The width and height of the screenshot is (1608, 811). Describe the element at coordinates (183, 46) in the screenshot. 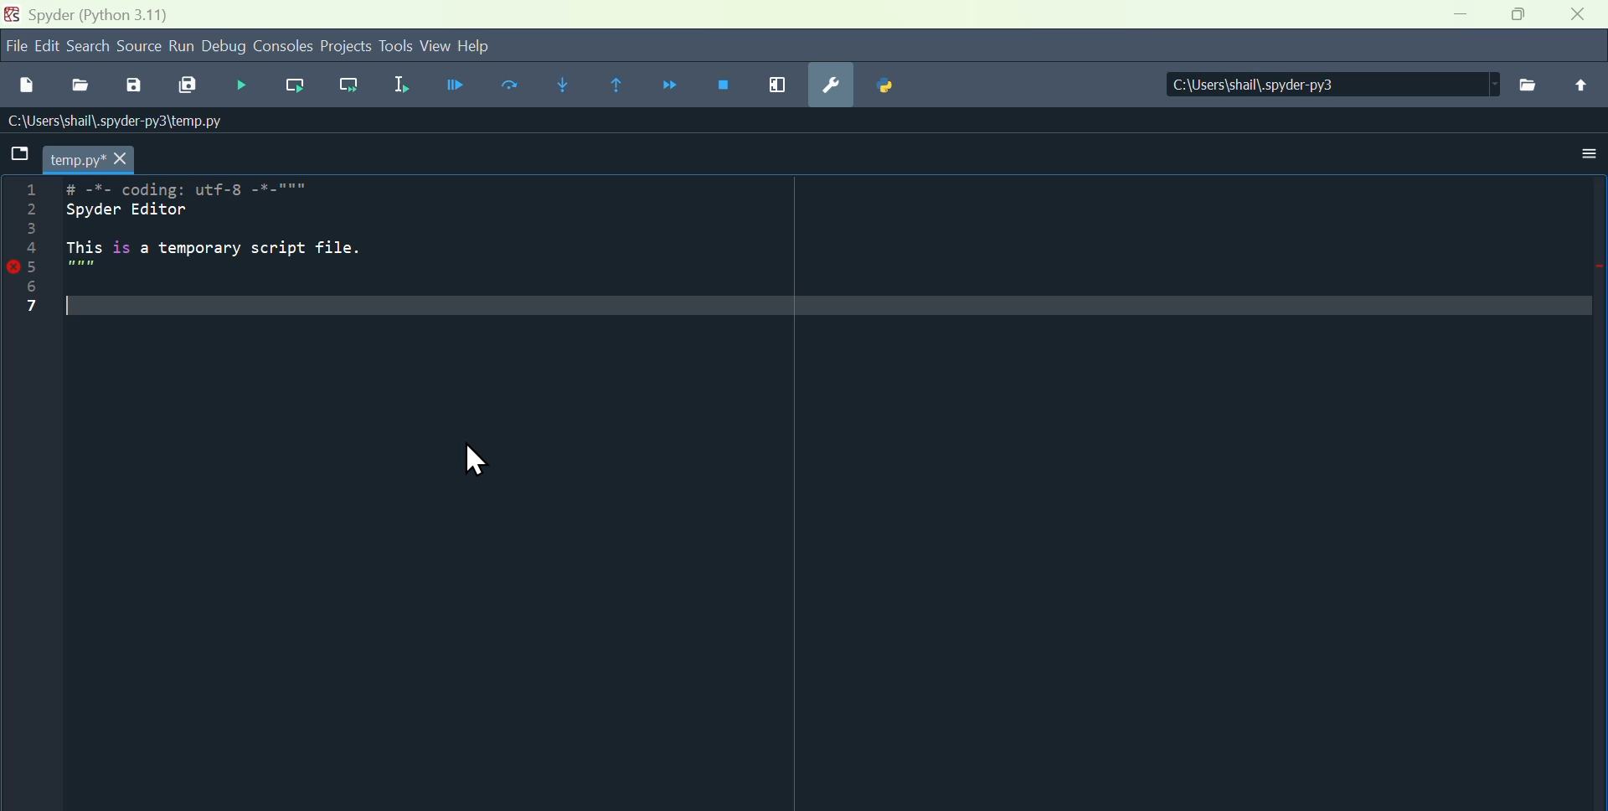

I see `Run` at that location.